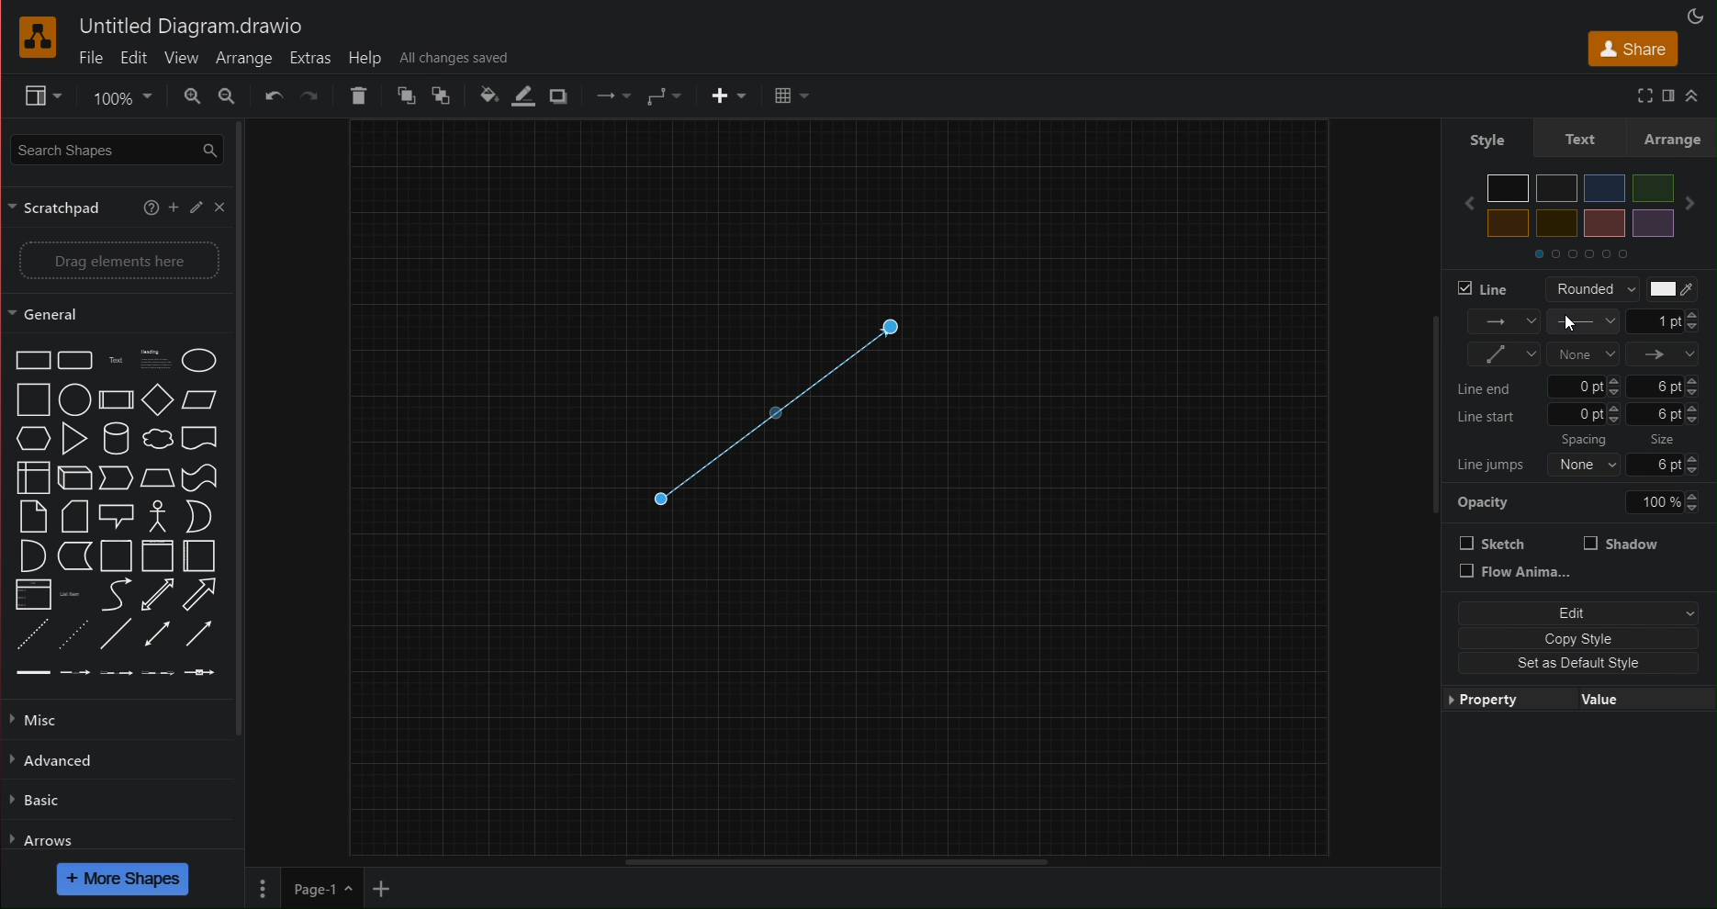 The image size is (1717, 909). I want to click on Line end size, so click(1583, 386).